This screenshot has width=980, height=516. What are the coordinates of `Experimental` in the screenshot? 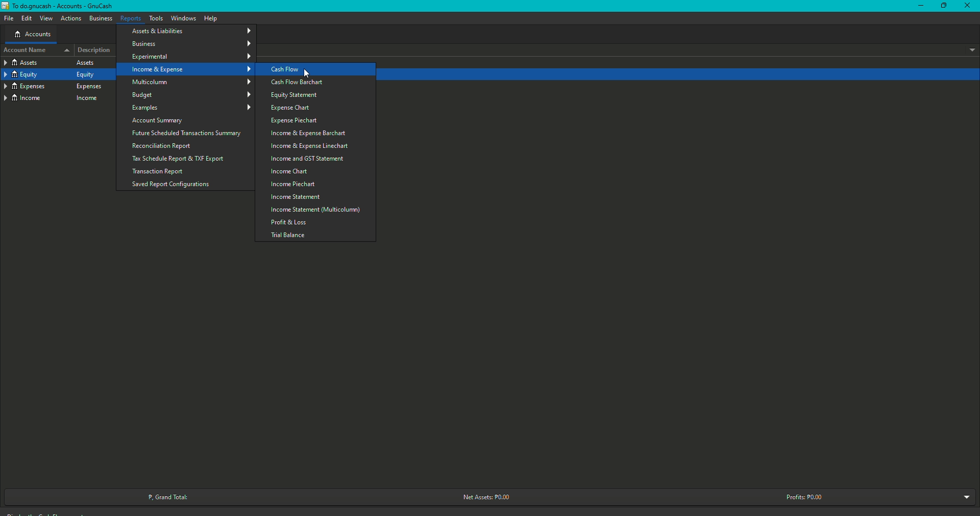 It's located at (191, 56).